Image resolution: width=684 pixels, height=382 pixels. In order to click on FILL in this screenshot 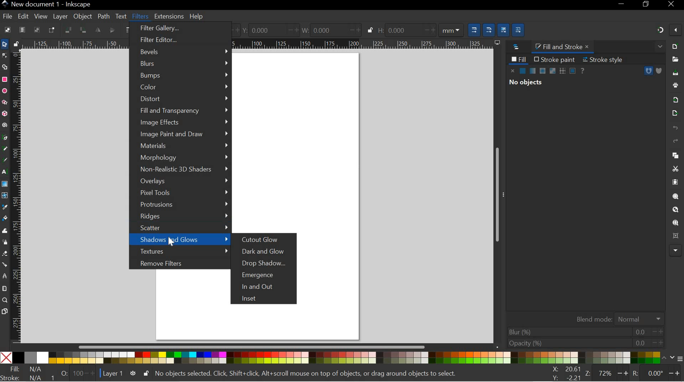, I will do `click(519, 59)`.